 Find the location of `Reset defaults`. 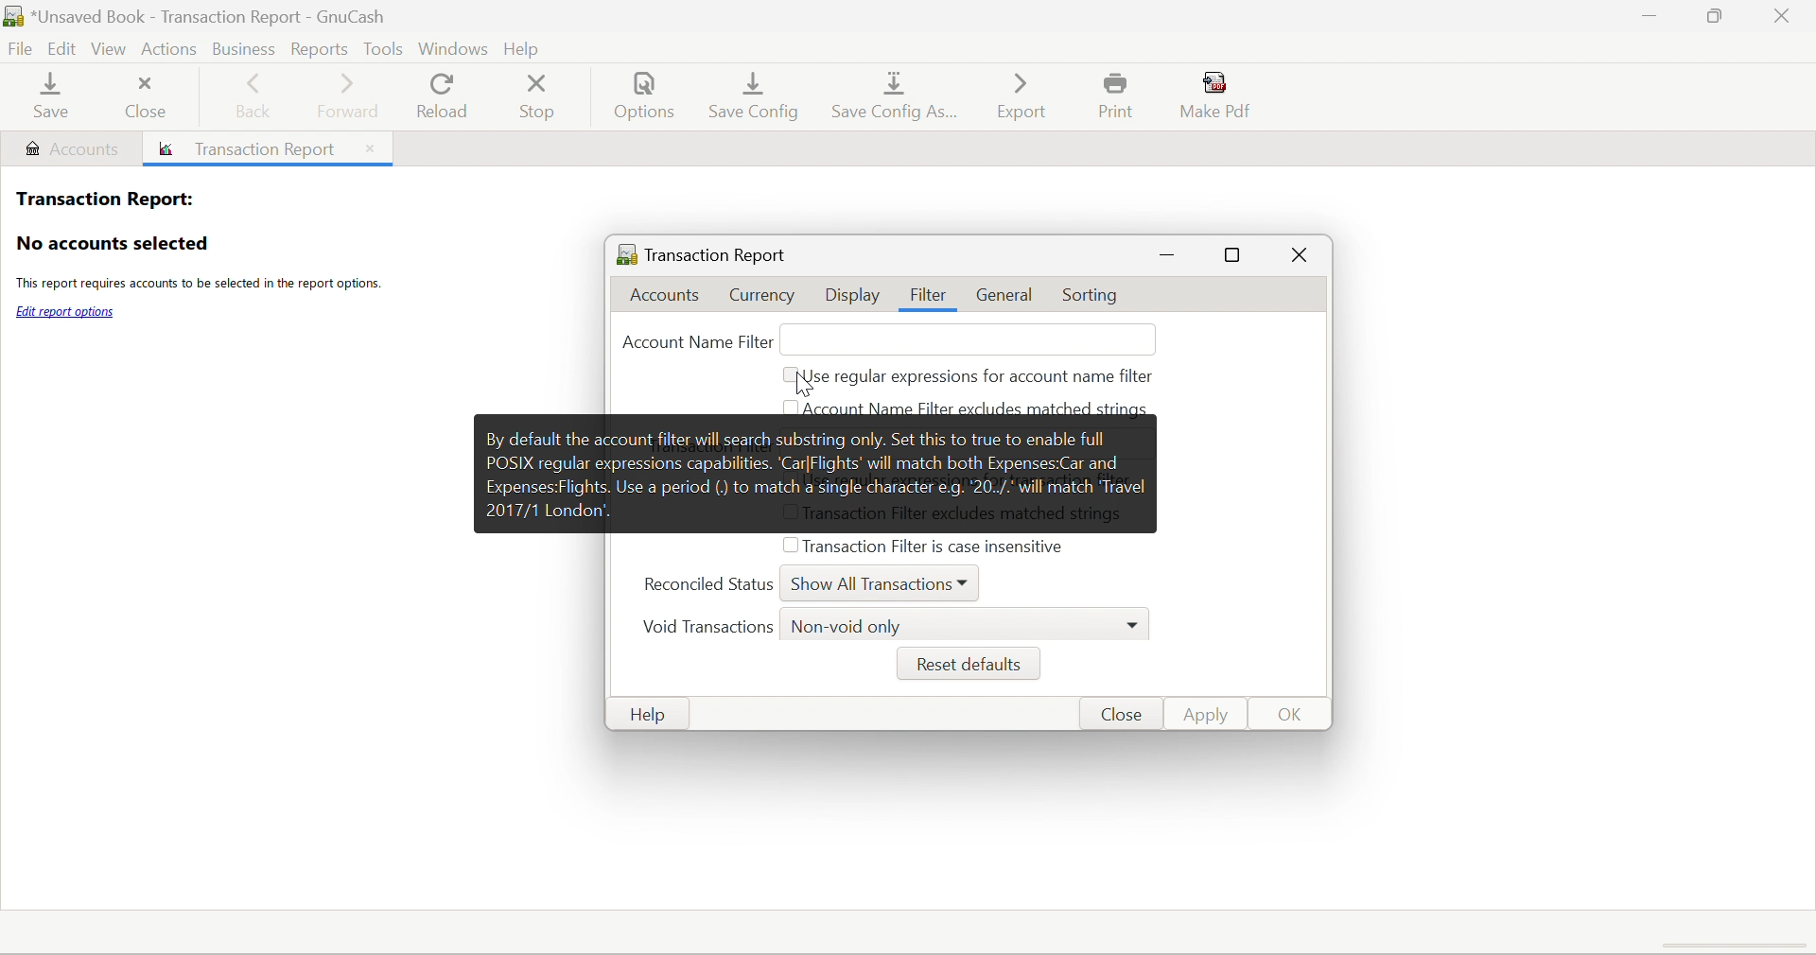

Reset defaults is located at coordinates (966, 665).